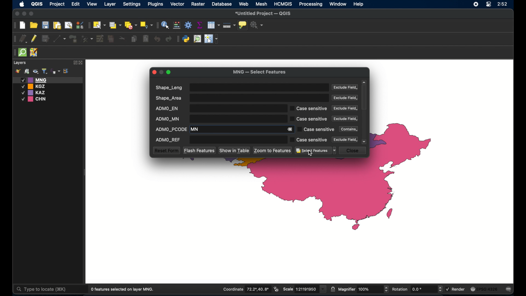  I want to click on 2:52, so click(502, 4).